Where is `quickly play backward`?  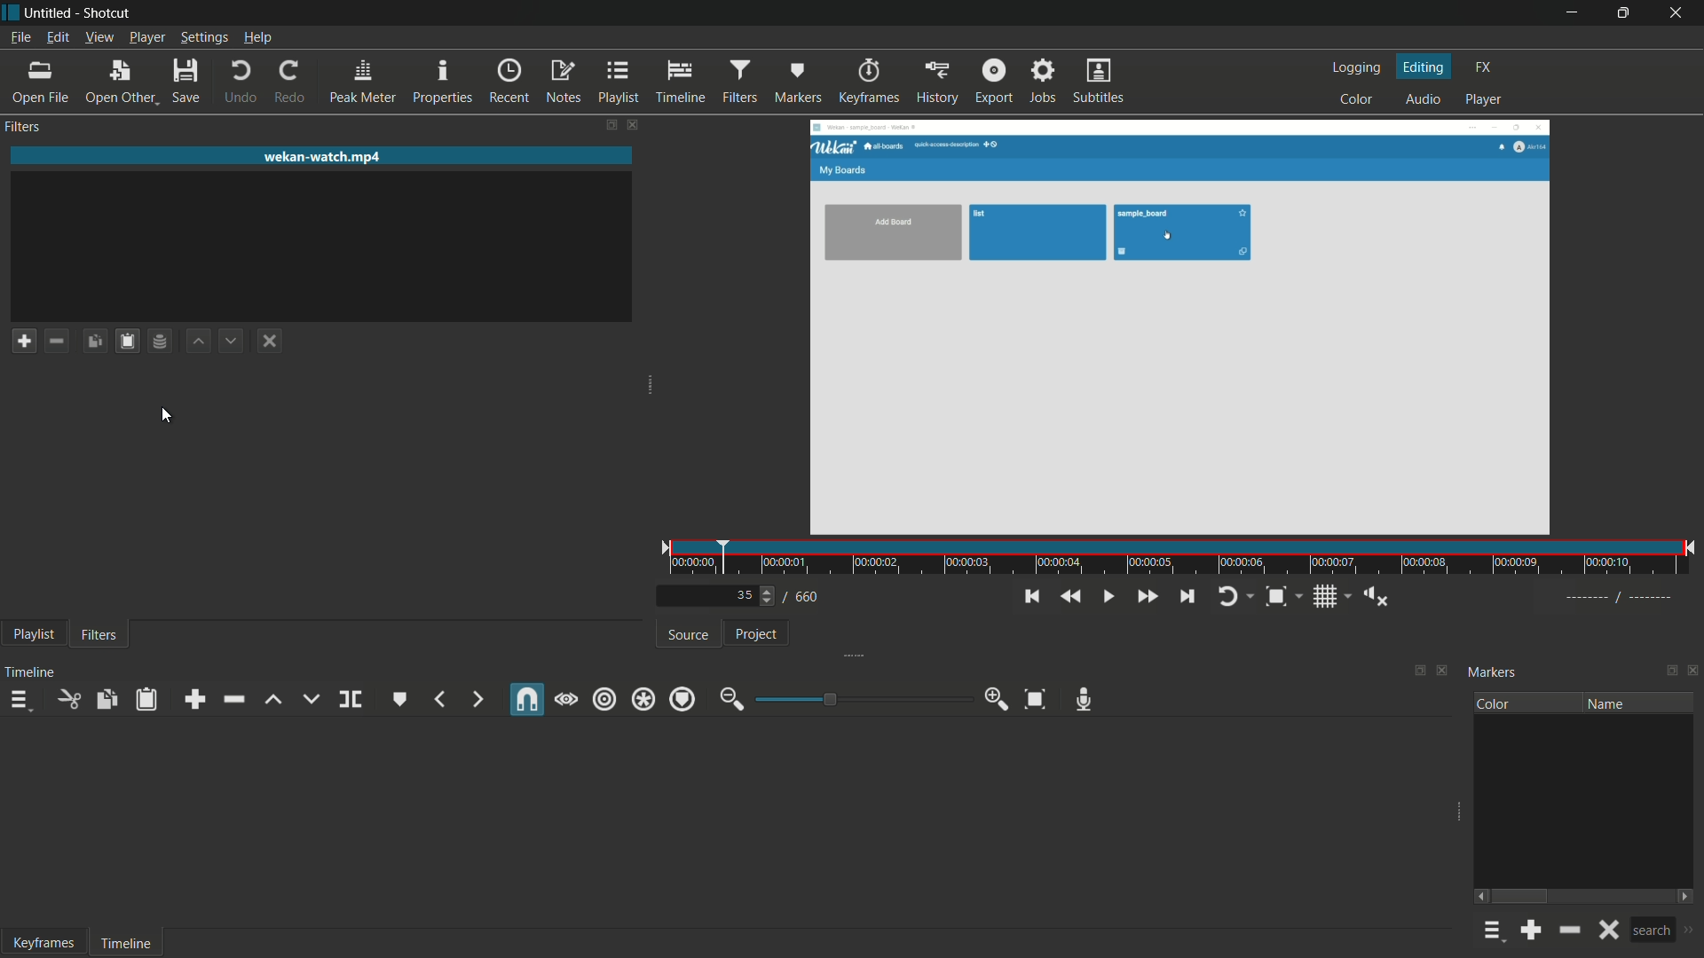
quickly play backward is located at coordinates (1069, 597).